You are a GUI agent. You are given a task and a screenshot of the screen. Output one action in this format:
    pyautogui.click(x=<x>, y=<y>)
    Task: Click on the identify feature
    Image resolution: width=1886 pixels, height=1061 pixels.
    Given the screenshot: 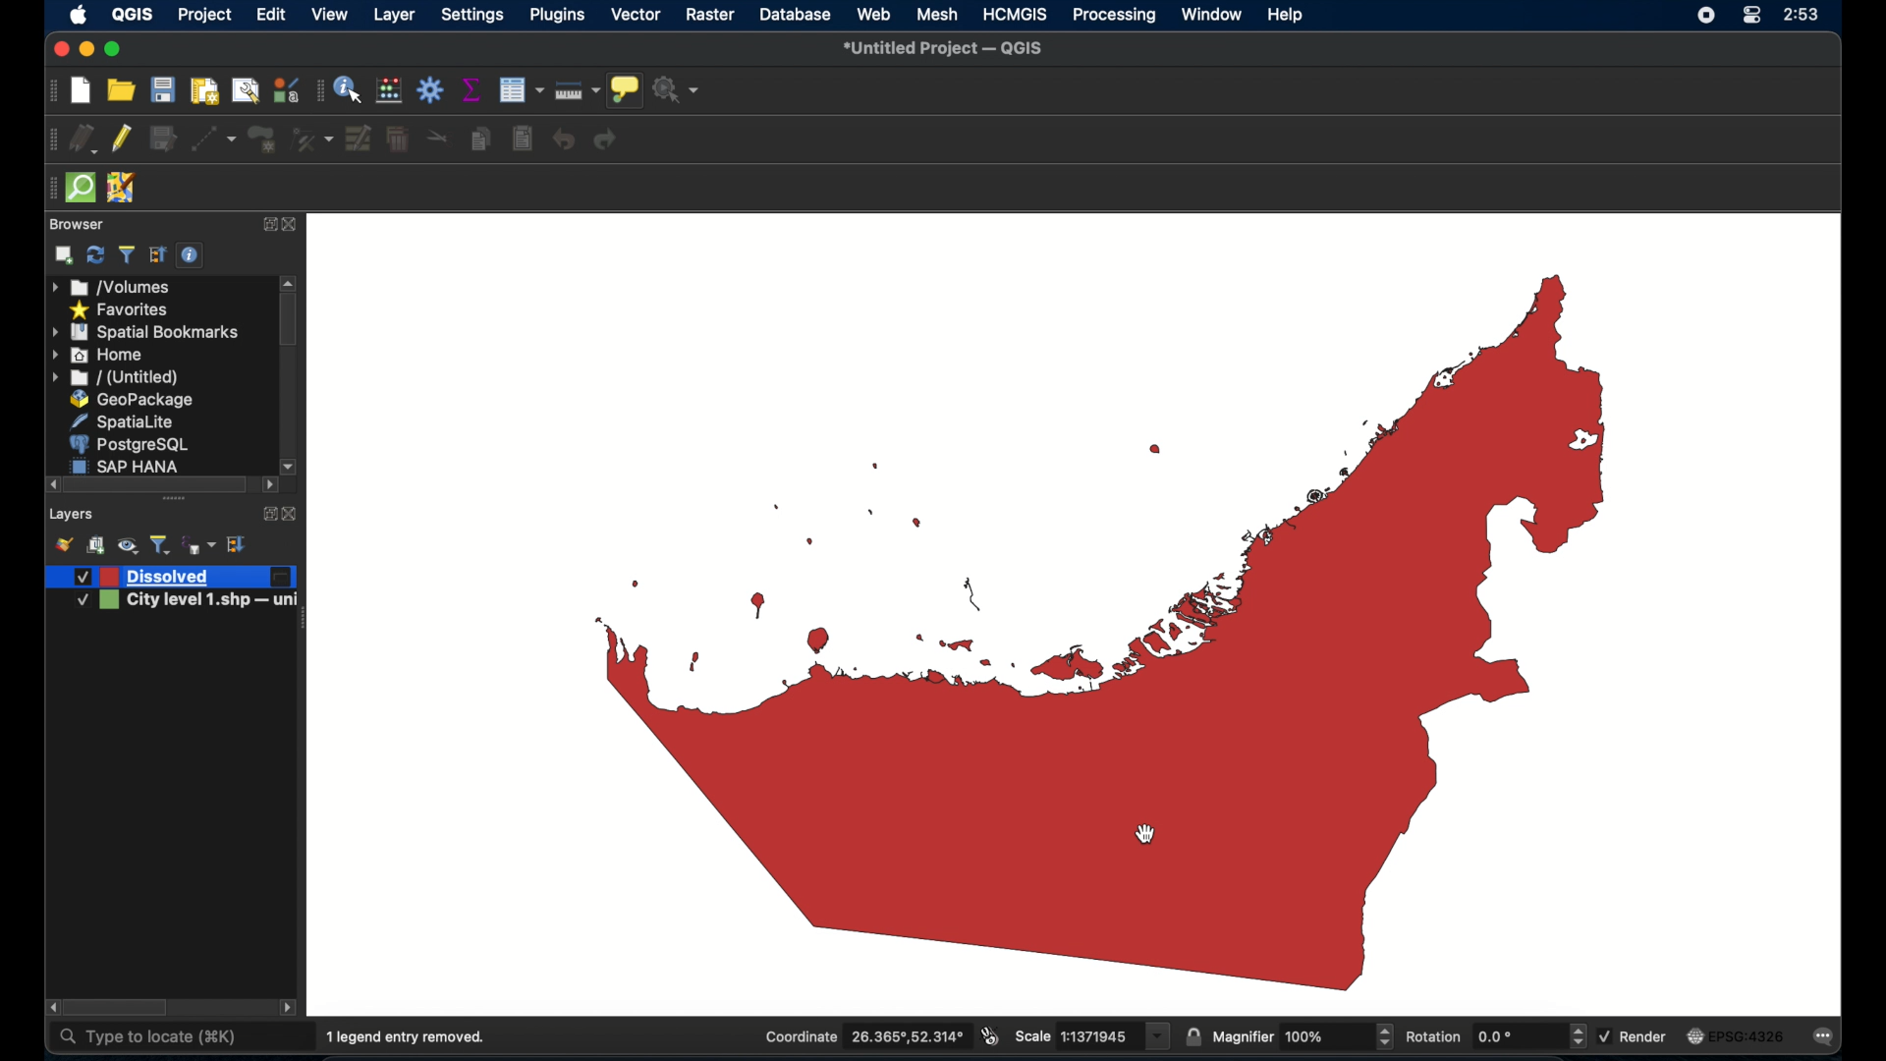 What is the action you would take?
    pyautogui.click(x=350, y=90)
    